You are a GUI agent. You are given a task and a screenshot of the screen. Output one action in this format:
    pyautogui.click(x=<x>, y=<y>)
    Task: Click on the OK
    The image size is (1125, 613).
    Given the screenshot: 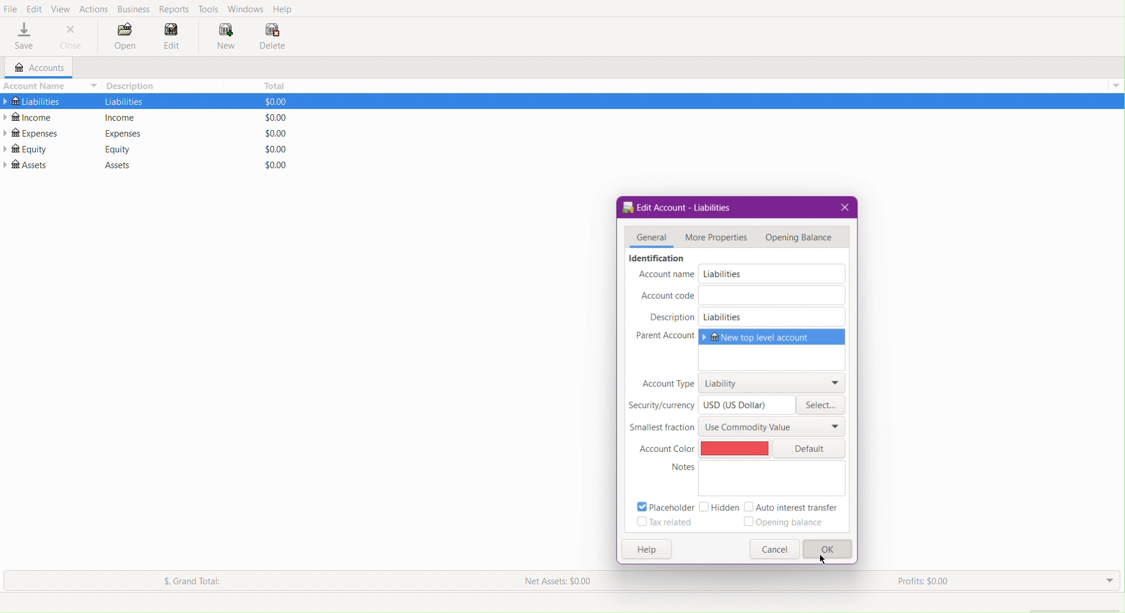 What is the action you would take?
    pyautogui.click(x=828, y=551)
    